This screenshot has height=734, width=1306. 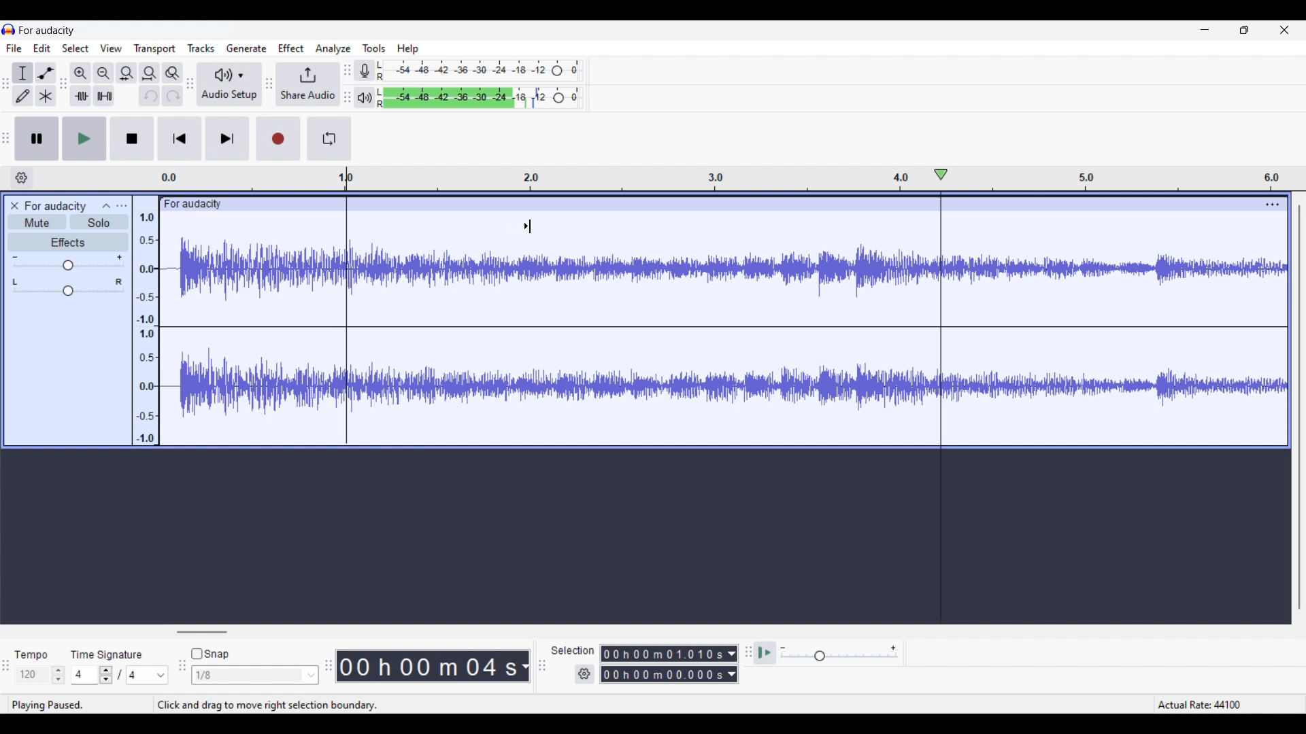 What do you see at coordinates (1273, 205) in the screenshot?
I see `Track settings` at bounding box center [1273, 205].